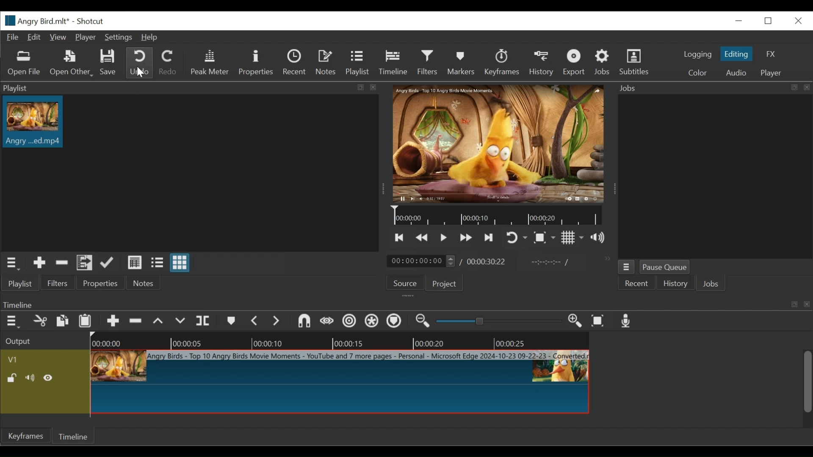 Image resolution: width=813 pixels, height=457 pixels. I want to click on minimize, so click(738, 22).